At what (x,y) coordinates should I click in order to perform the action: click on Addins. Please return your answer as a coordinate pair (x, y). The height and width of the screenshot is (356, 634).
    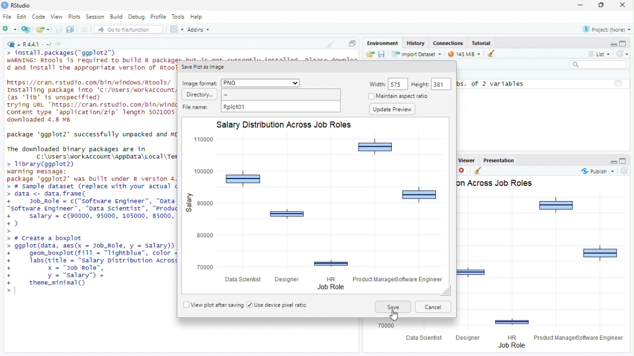
    Looking at the image, I should click on (198, 29).